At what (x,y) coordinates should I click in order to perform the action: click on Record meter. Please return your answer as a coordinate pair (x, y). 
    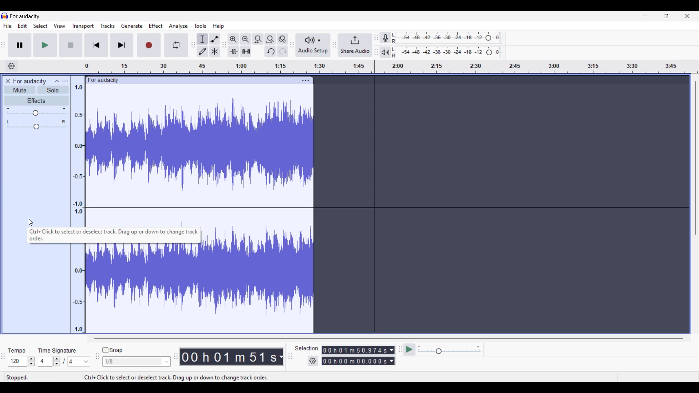
    Looking at the image, I should click on (385, 37).